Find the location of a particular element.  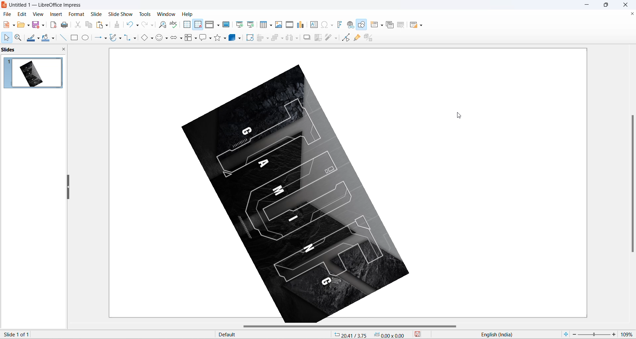

cursor is located at coordinates (250, 35).